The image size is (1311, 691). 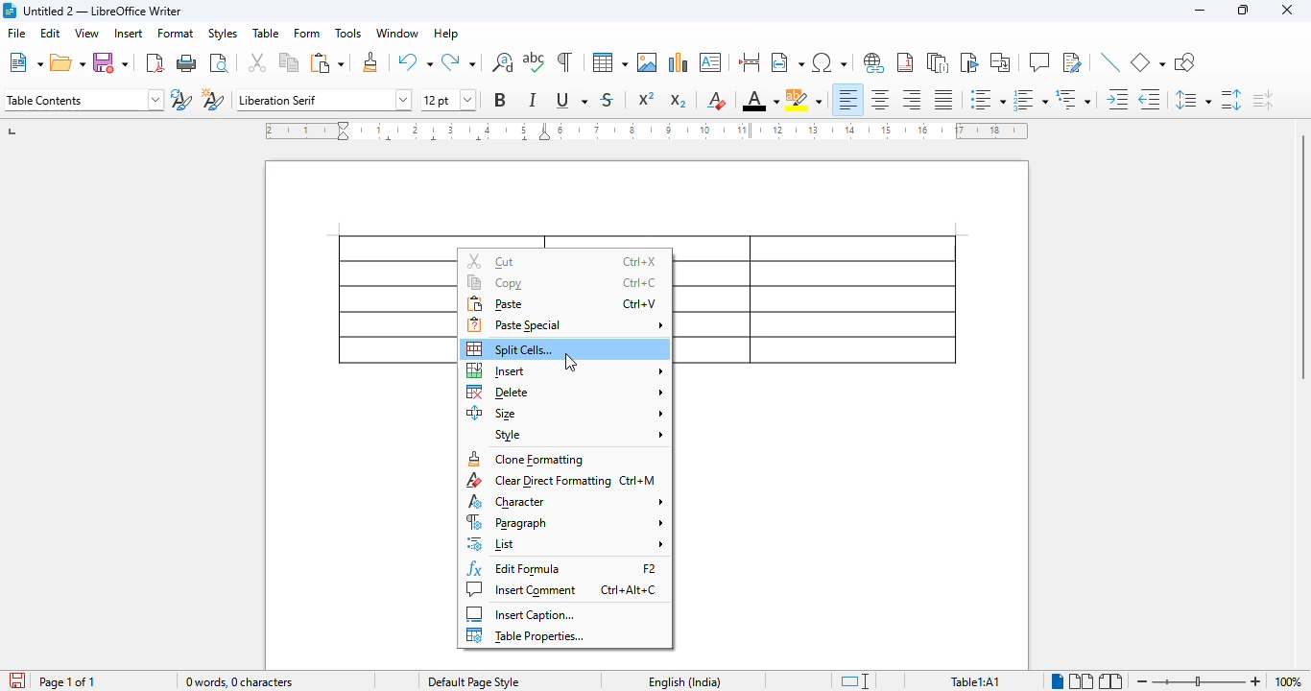 I want to click on toggle print preview, so click(x=218, y=63).